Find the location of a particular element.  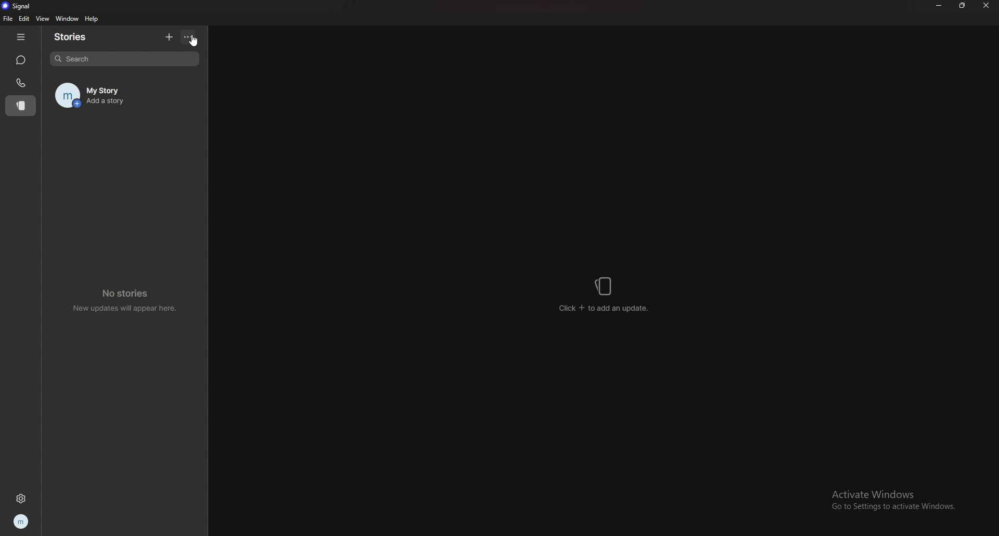

cursor is located at coordinates (196, 43).